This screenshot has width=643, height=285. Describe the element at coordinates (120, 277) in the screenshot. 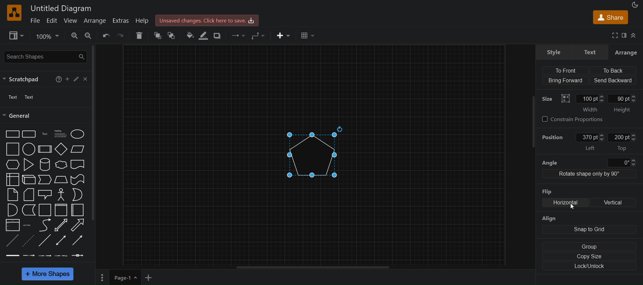

I see `Page-1, current page` at that location.